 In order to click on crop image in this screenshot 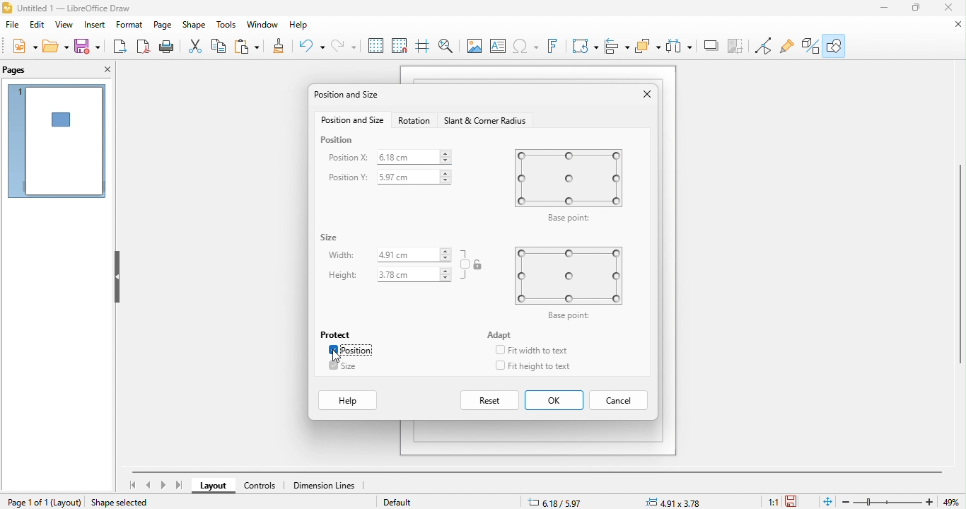, I will do `click(711, 46)`.